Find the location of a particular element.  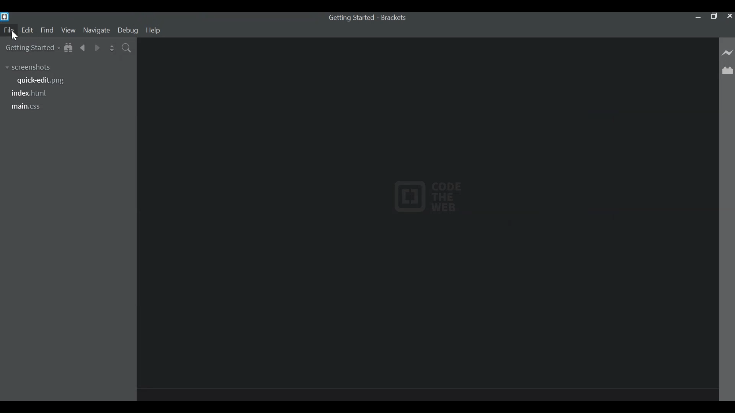

Bracket Desktop Icon is located at coordinates (5, 16).